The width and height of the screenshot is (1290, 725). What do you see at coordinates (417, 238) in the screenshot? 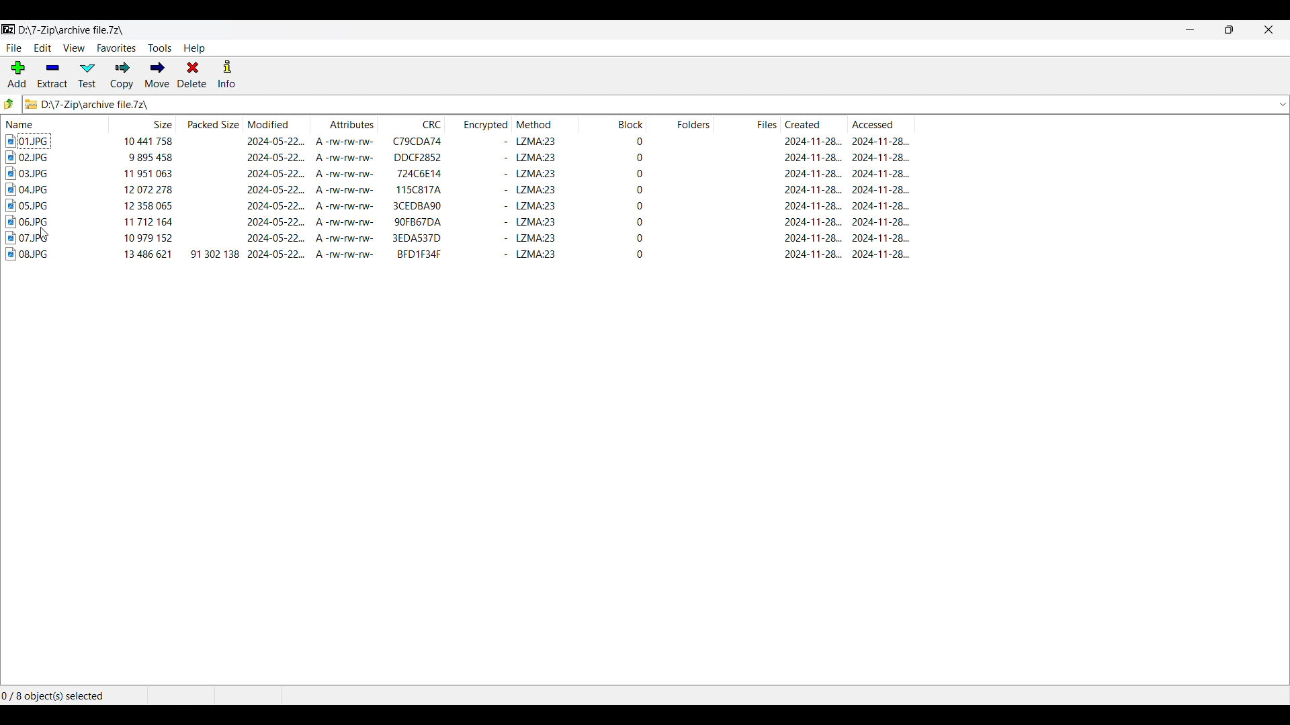
I see `CRC` at bounding box center [417, 238].